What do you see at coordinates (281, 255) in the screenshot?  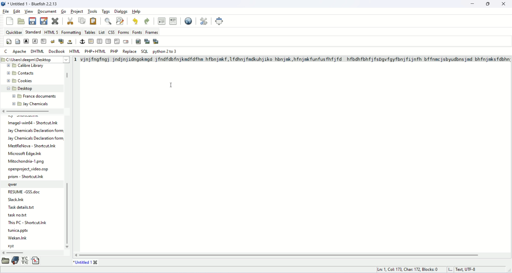 I see `horizontal scroll bar` at bounding box center [281, 255].